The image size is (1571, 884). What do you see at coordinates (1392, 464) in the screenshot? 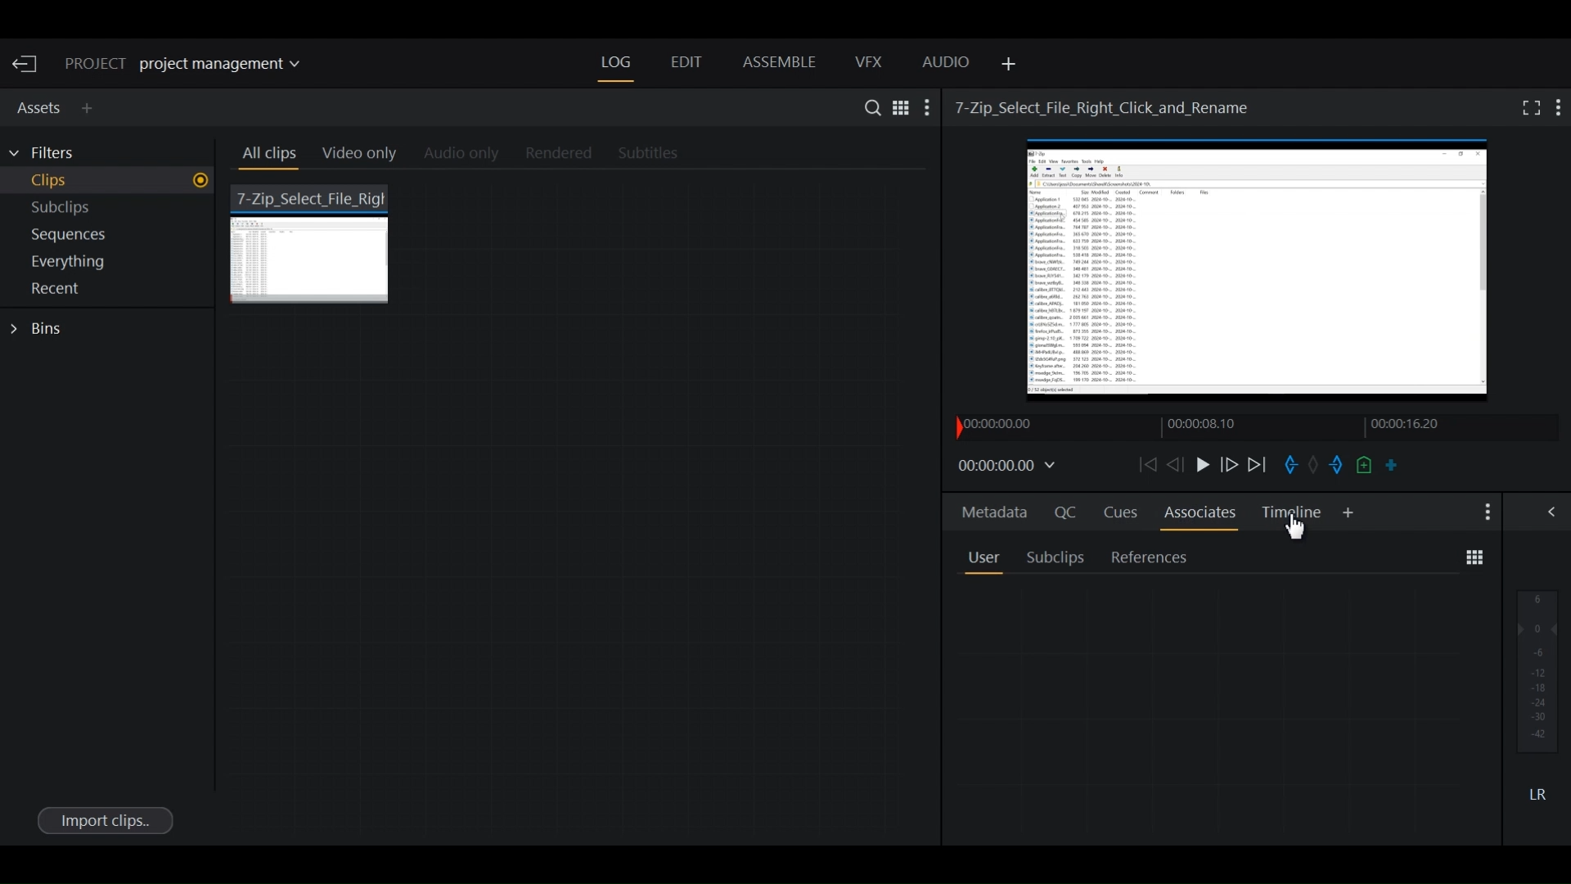
I see `Make a subclip from the marked section` at bounding box center [1392, 464].